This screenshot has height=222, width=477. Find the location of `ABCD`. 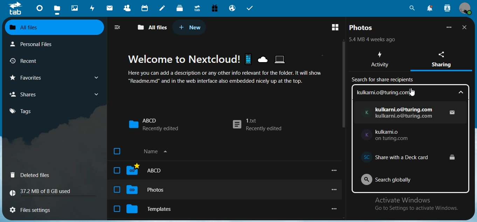

ABCD is located at coordinates (153, 124).